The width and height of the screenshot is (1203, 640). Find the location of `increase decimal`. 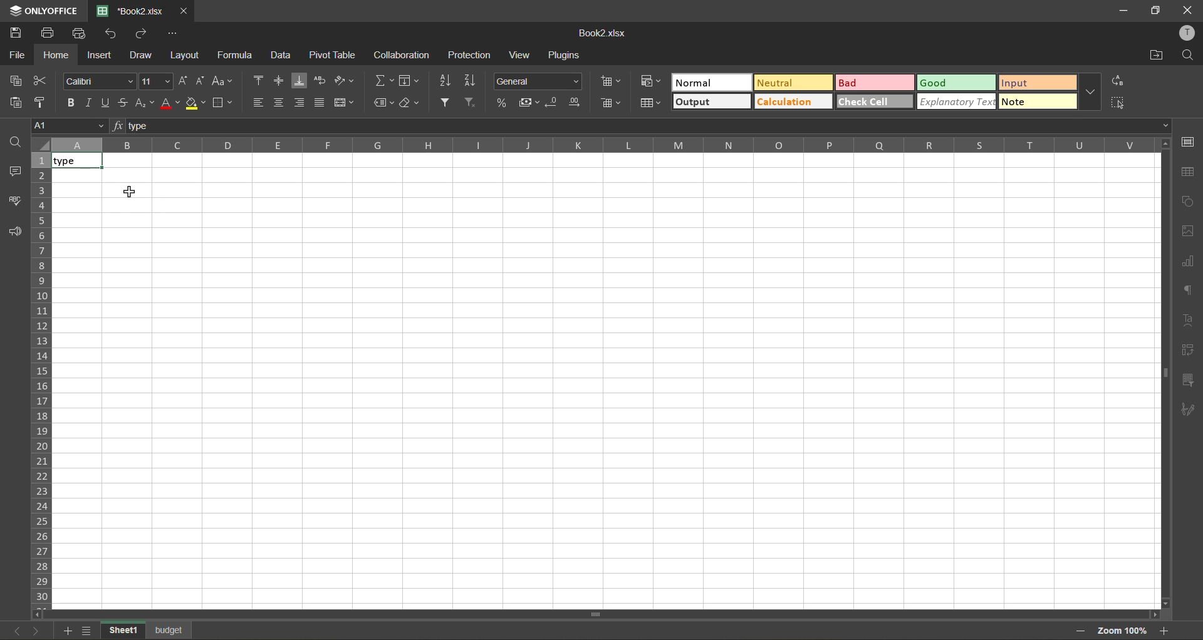

increase decimal is located at coordinates (575, 102).